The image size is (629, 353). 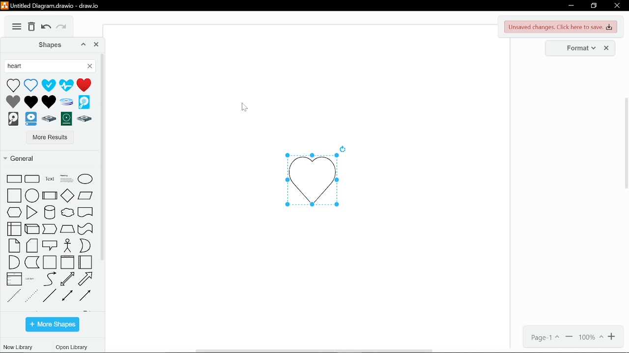 I want to click on undo, so click(x=46, y=28).